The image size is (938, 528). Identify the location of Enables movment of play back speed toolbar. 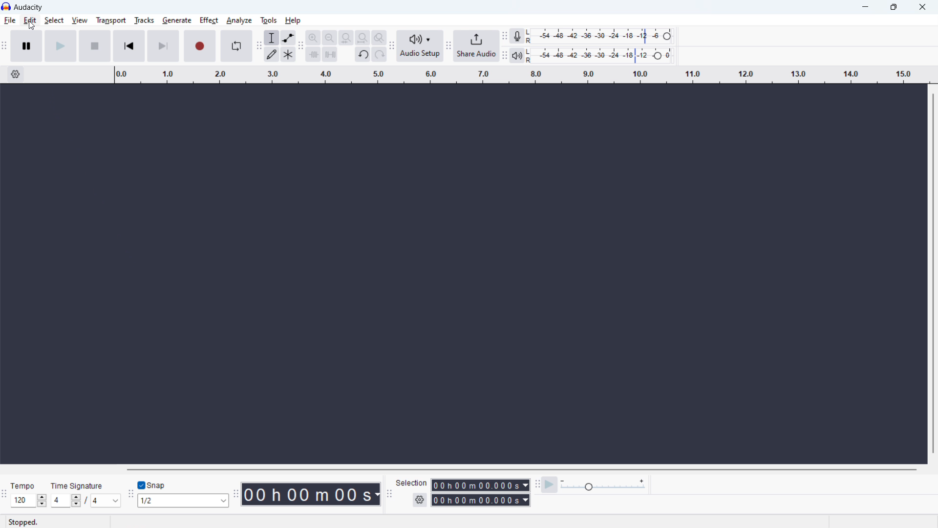
(537, 485).